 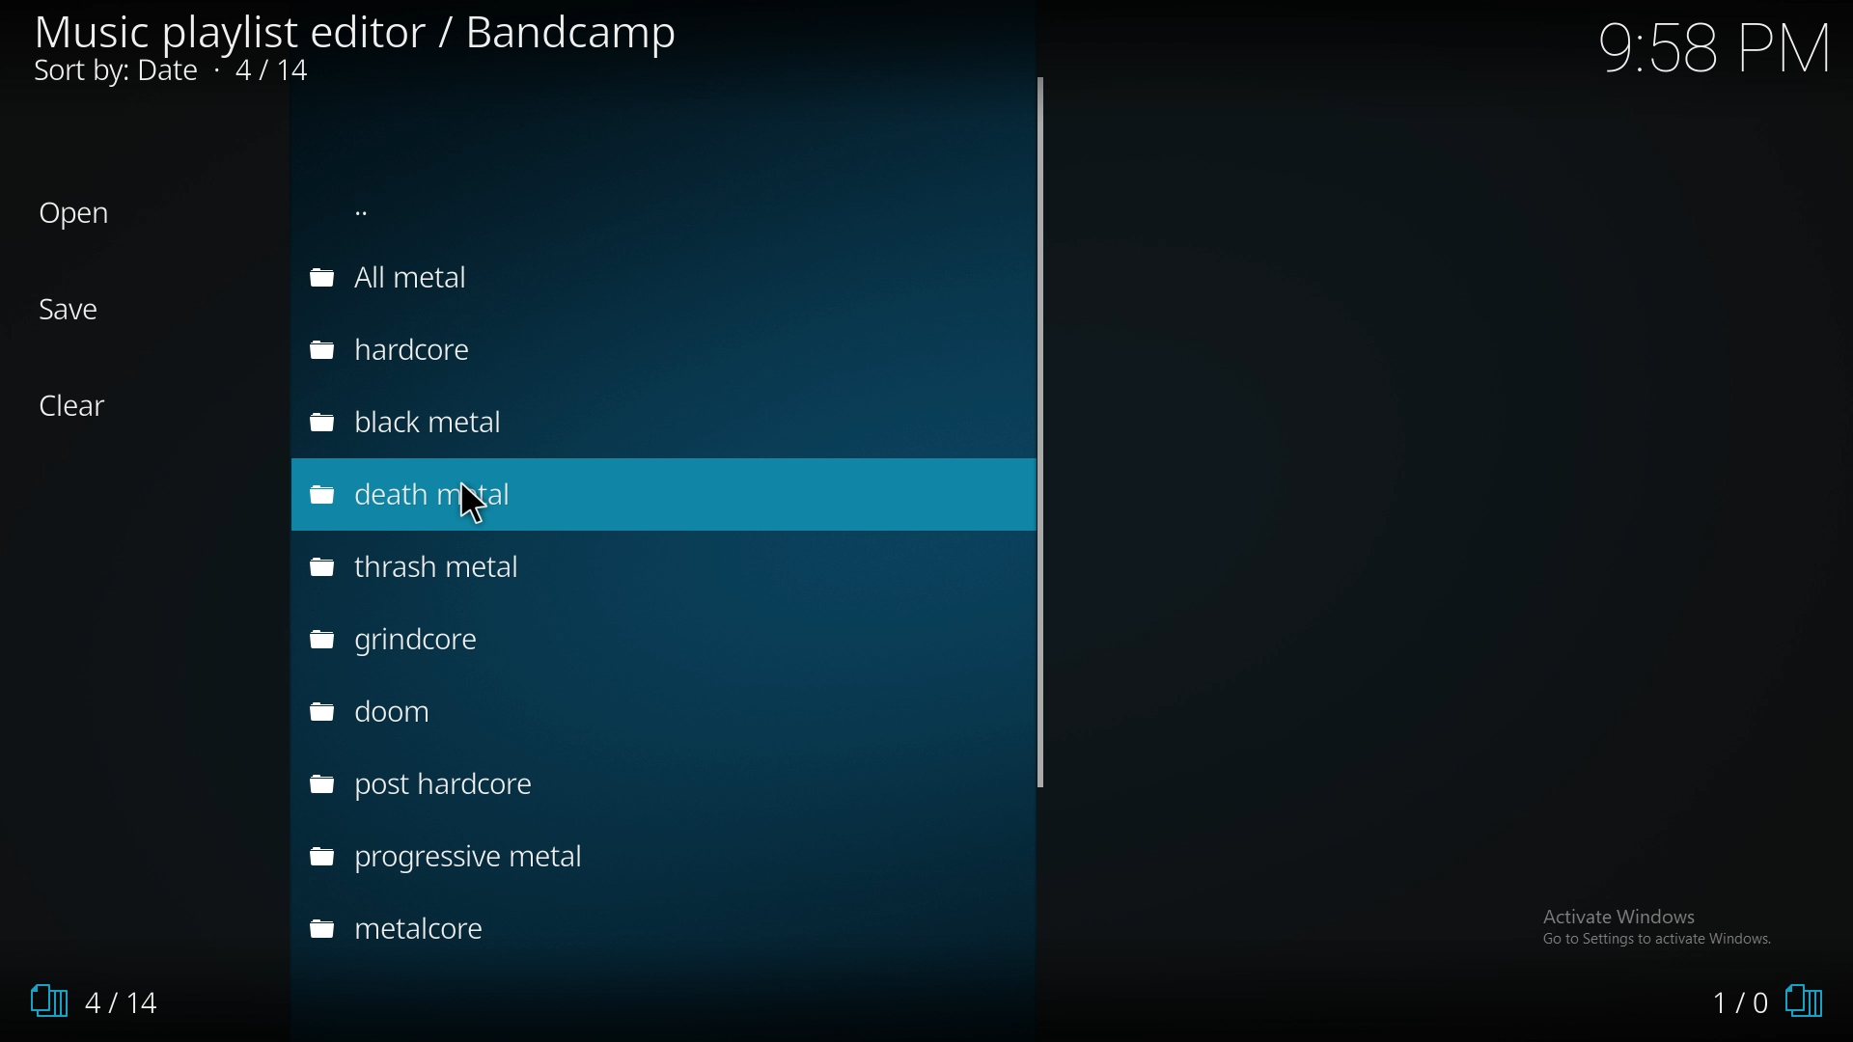 I want to click on music genre, so click(x=512, y=414).